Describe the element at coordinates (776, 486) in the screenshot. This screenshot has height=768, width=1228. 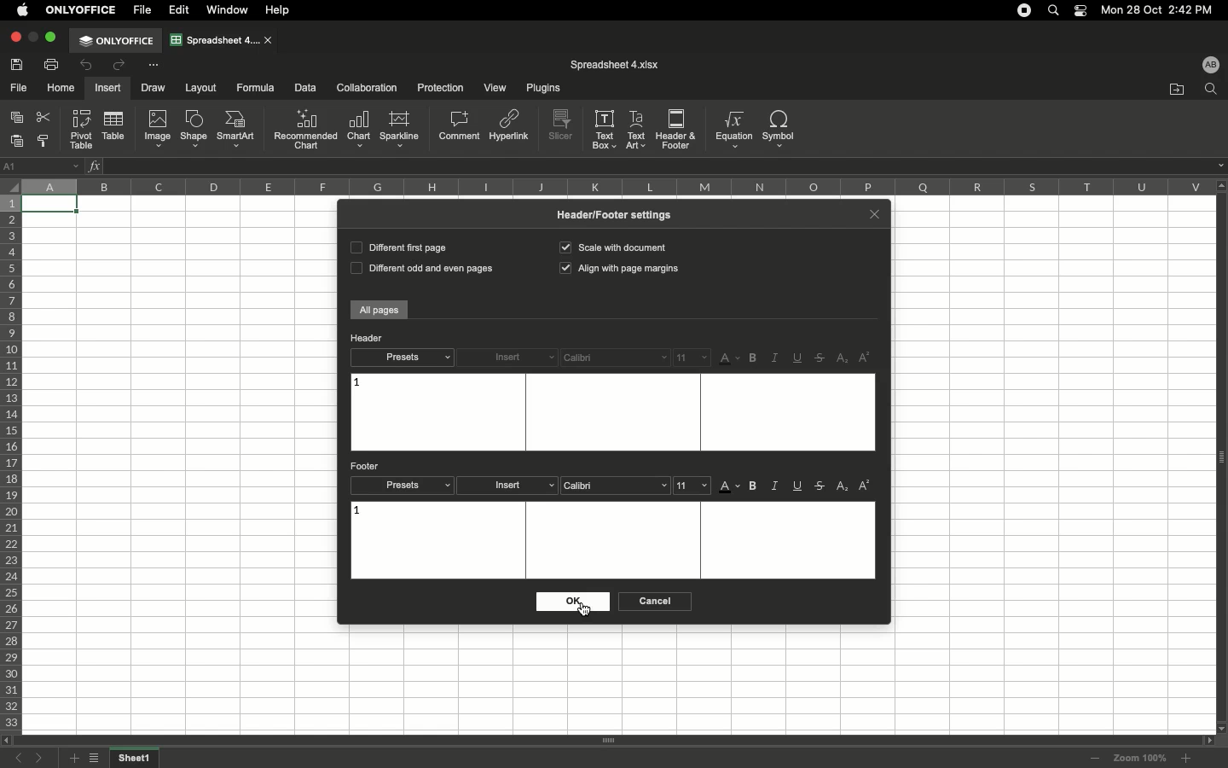
I see `Italics` at that location.